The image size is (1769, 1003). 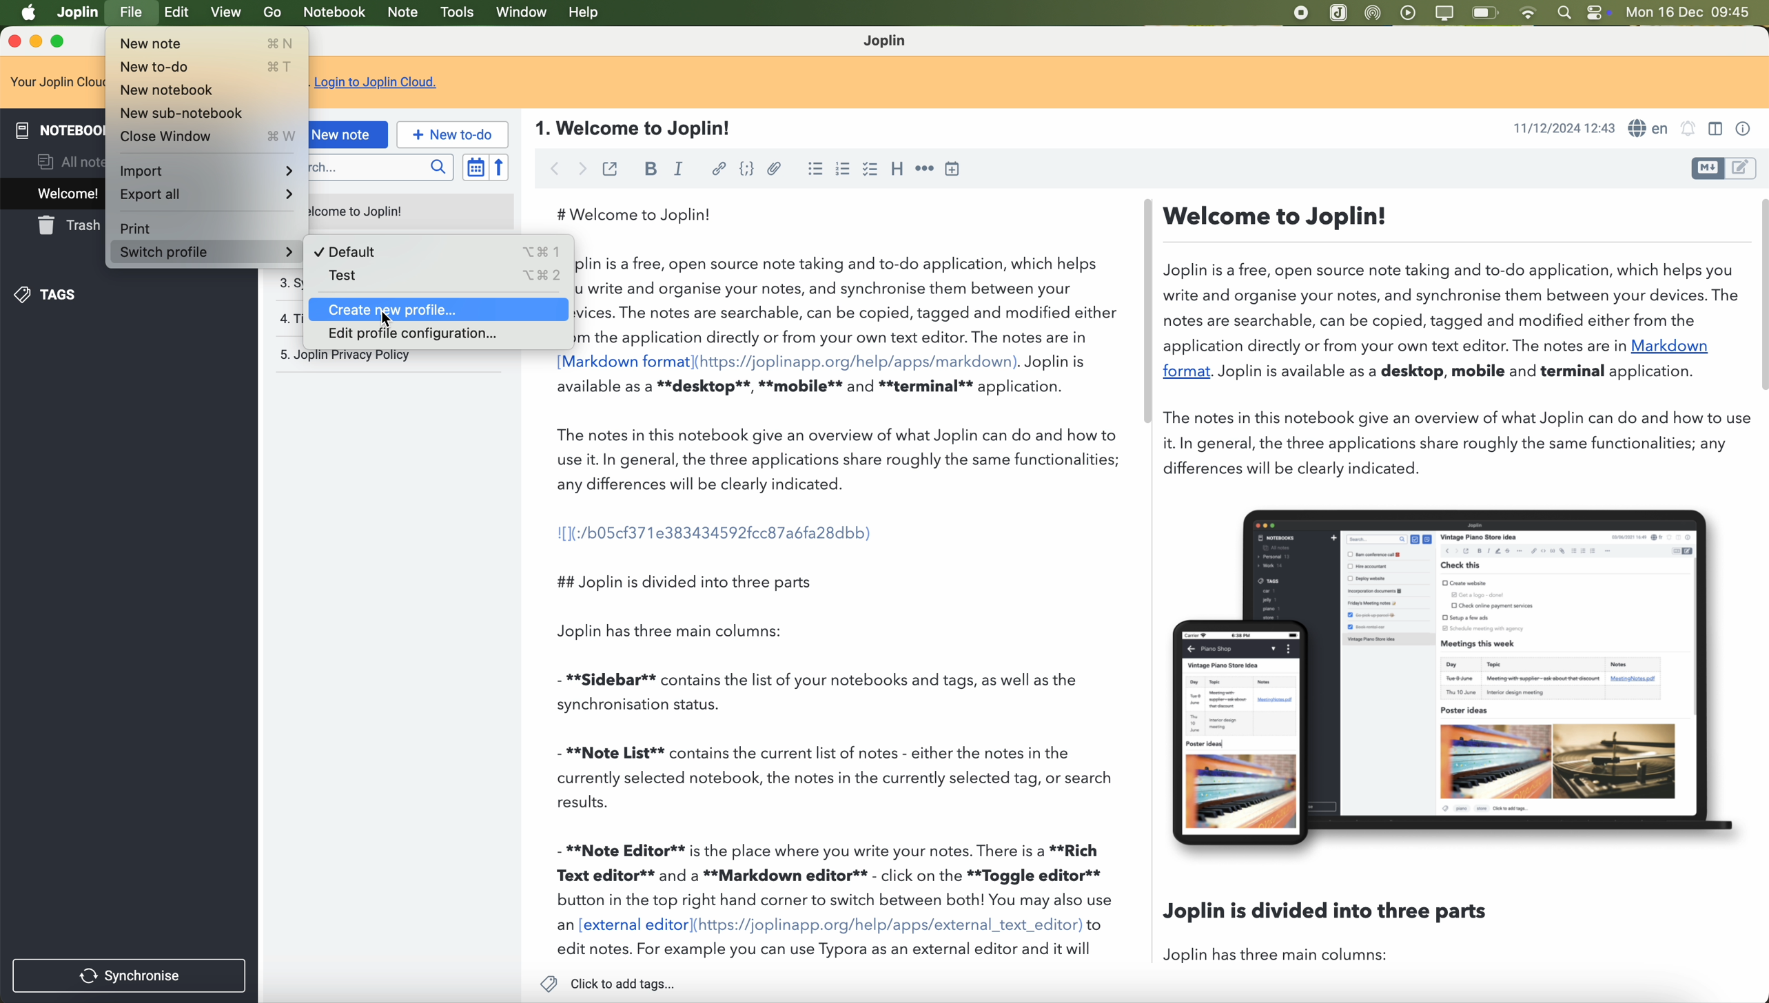 What do you see at coordinates (691, 632) in the screenshot?
I see `Joplin has three main columns:` at bounding box center [691, 632].